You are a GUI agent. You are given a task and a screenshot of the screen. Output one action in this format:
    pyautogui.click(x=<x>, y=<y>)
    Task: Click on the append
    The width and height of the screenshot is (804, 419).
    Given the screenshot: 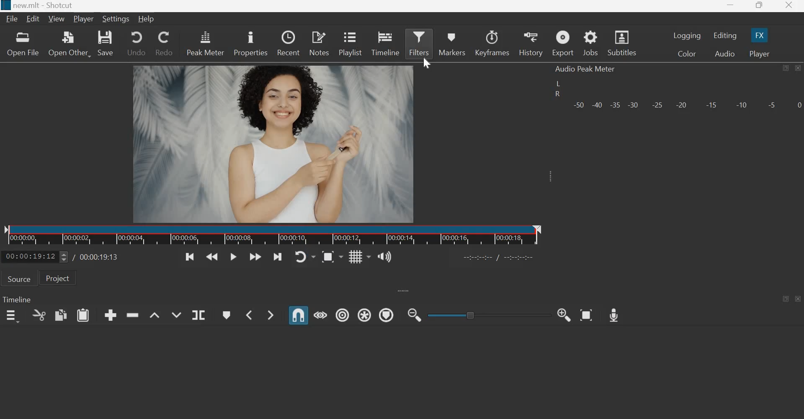 What is the action you would take?
    pyautogui.click(x=111, y=315)
    